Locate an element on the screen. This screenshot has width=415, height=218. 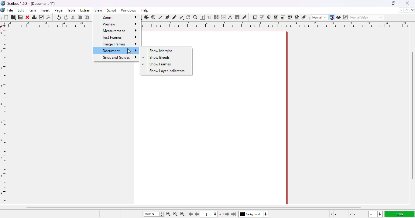
close is located at coordinates (412, 10).